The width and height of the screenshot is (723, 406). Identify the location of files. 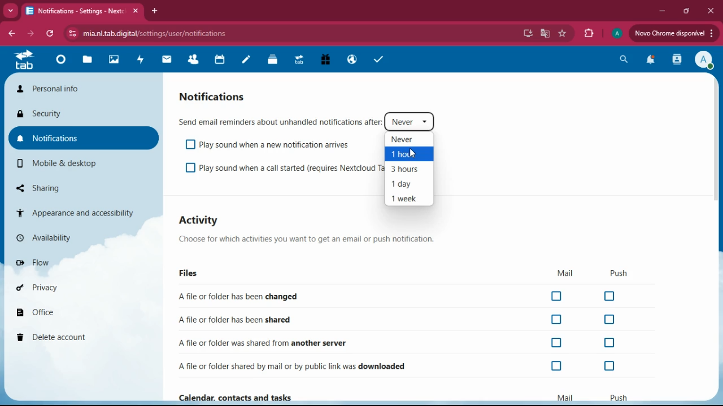
(87, 61).